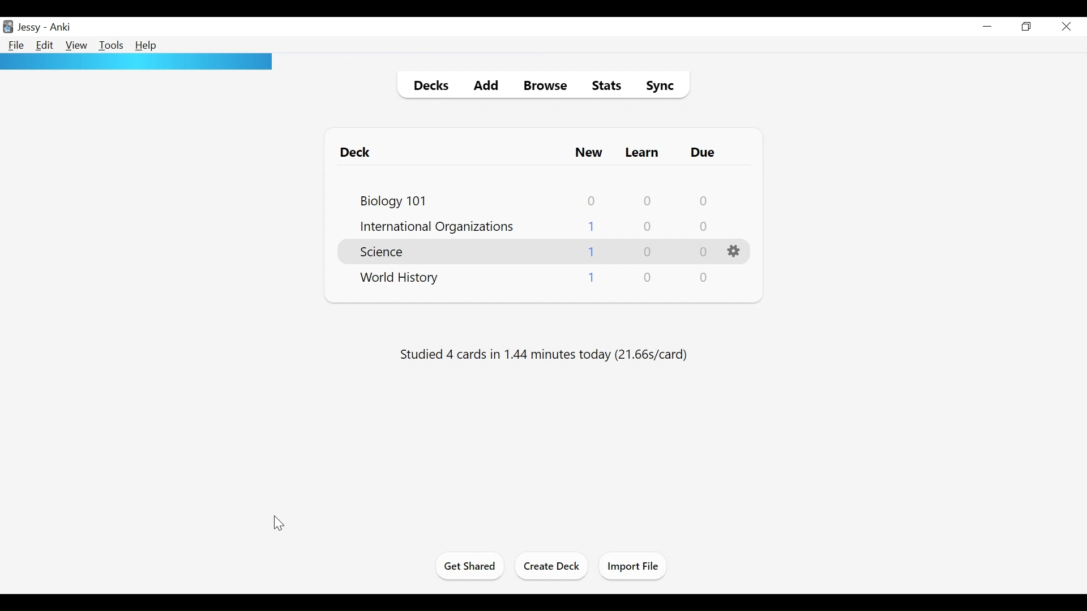  I want to click on Due Cards Count, so click(704, 201).